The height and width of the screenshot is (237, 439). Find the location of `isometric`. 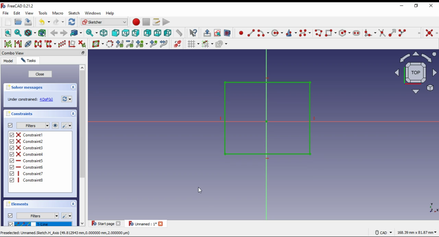

isometric is located at coordinates (104, 33).